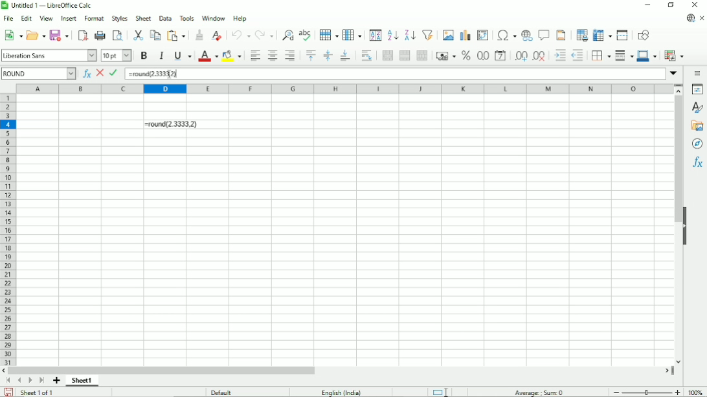 The width and height of the screenshot is (707, 397). Describe the element at coordinates (306, 34) in the screenshot. I see `Spell check` at that location.